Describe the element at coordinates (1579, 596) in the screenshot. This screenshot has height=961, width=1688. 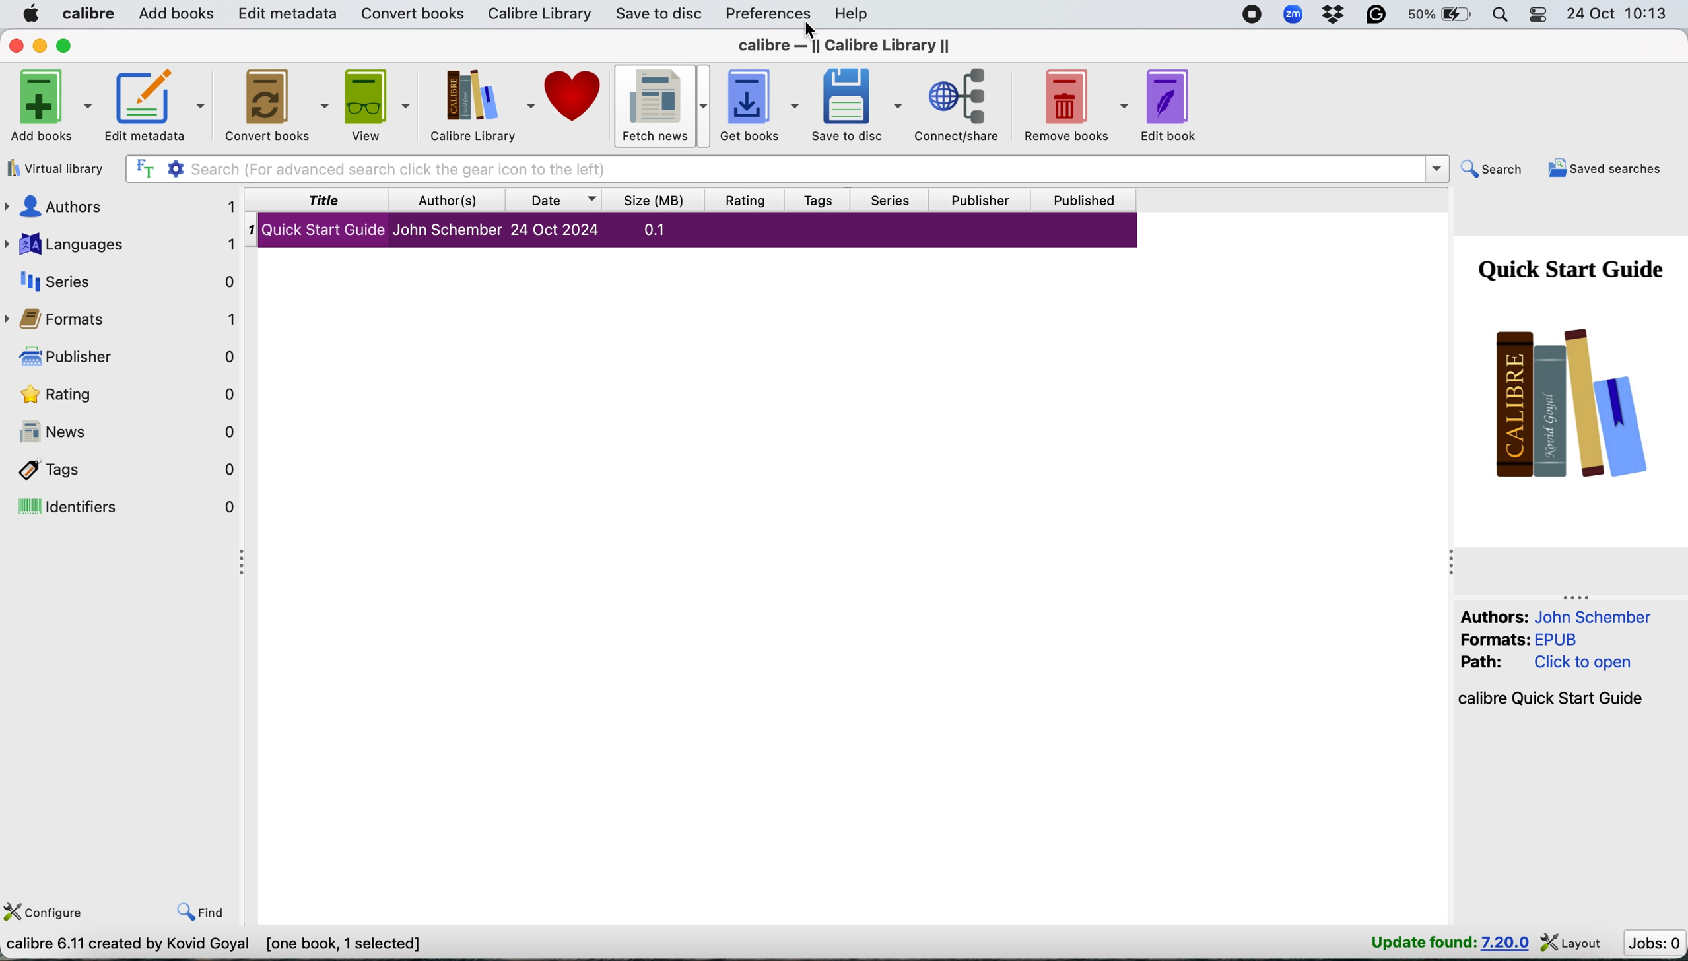
I see `collapse` at that location.